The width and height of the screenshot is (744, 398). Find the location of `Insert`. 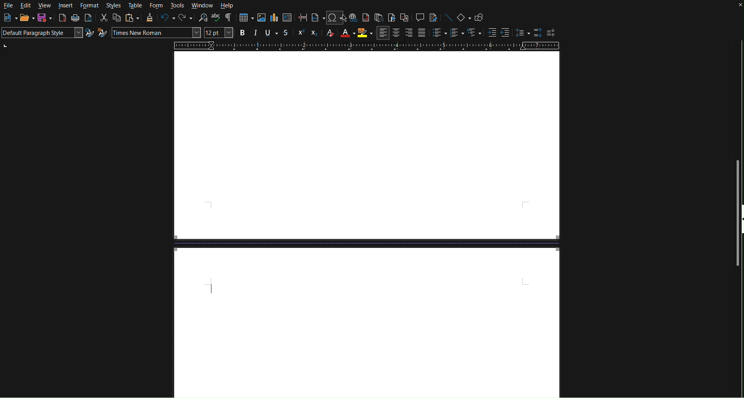

Insert is located at coordinates (66, 5).